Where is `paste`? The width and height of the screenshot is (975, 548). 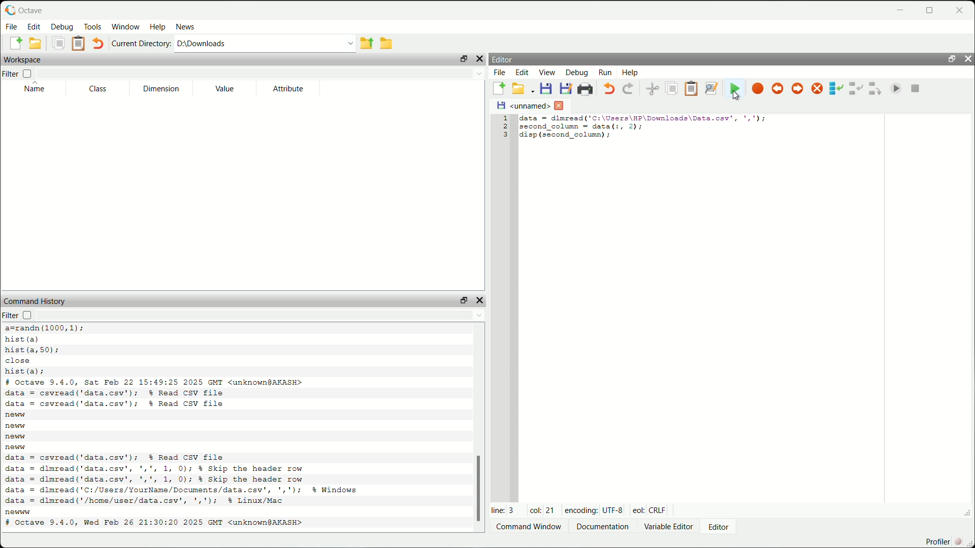
paste is located at coordinates (79, 45).